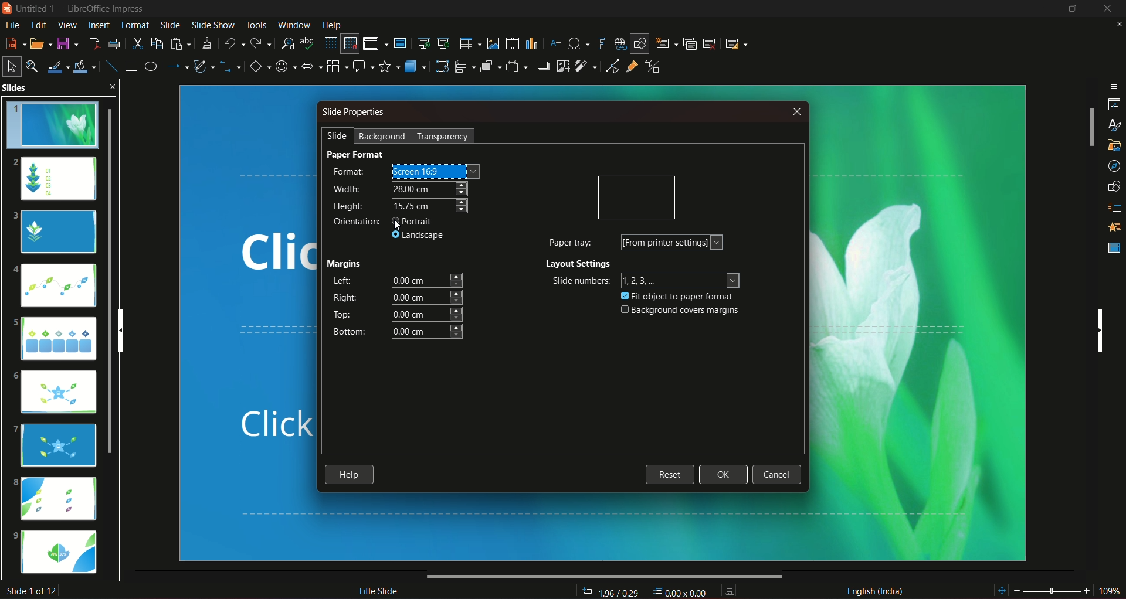 Image resolution: width=1126 pixels, height=599 pixels. Describe the element at coordinates (443, 136) in the screenshot. I see `transparency` at that location.